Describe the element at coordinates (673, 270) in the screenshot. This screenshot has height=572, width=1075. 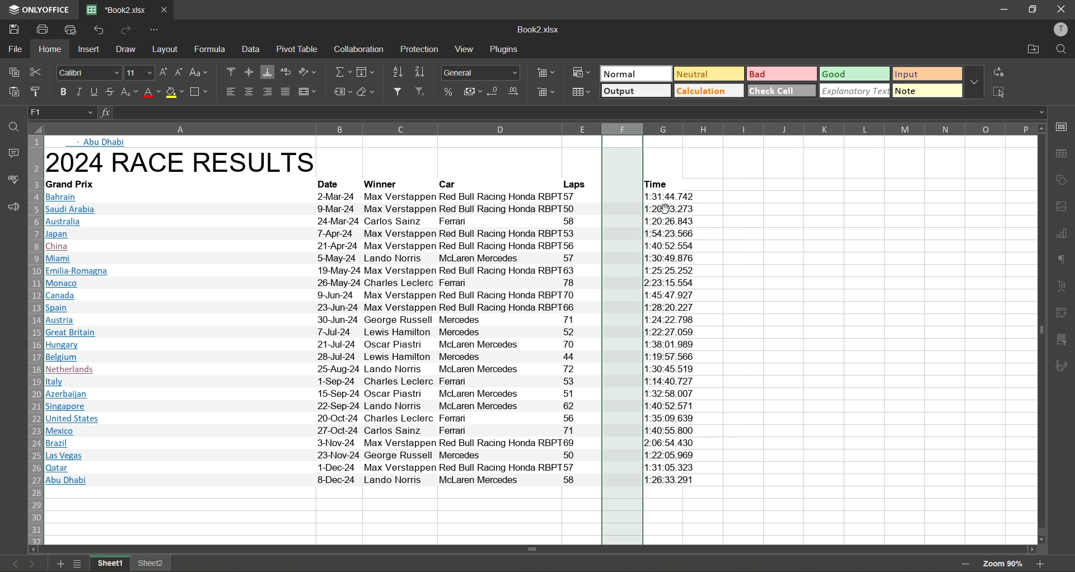
I see `11:25:25.252` at that location.